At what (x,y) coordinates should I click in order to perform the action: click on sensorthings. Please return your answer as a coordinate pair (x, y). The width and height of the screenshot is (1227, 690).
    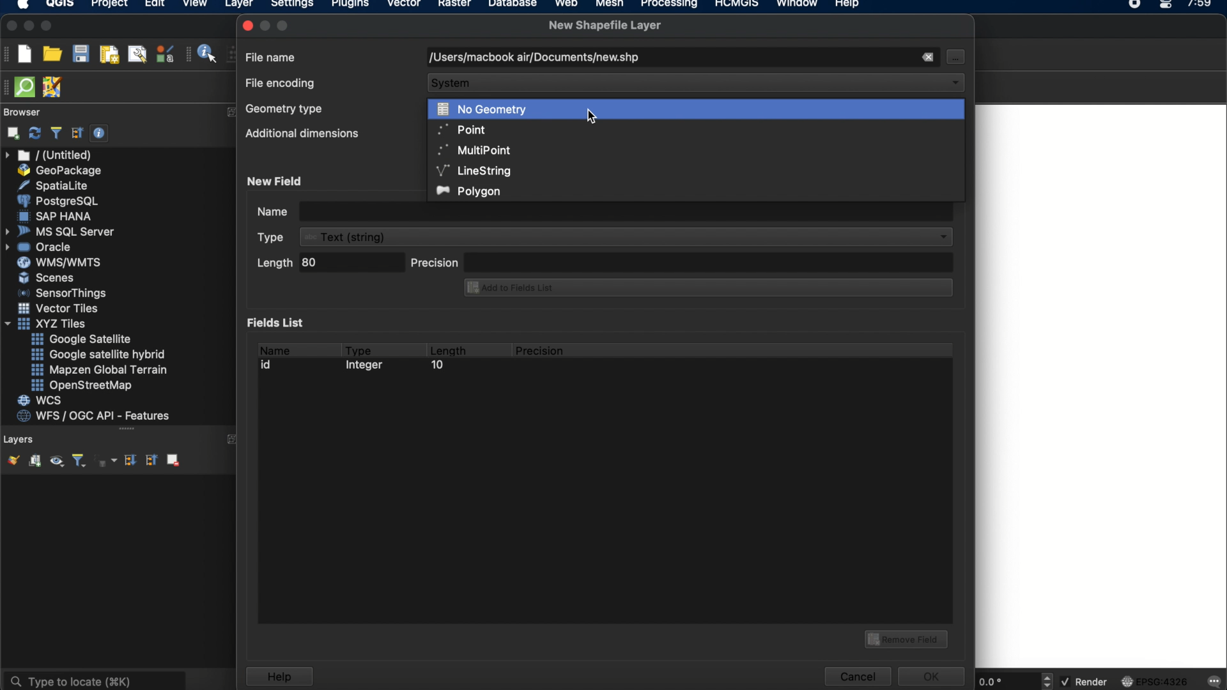
    Looking at the image, I should click on (63, 293).